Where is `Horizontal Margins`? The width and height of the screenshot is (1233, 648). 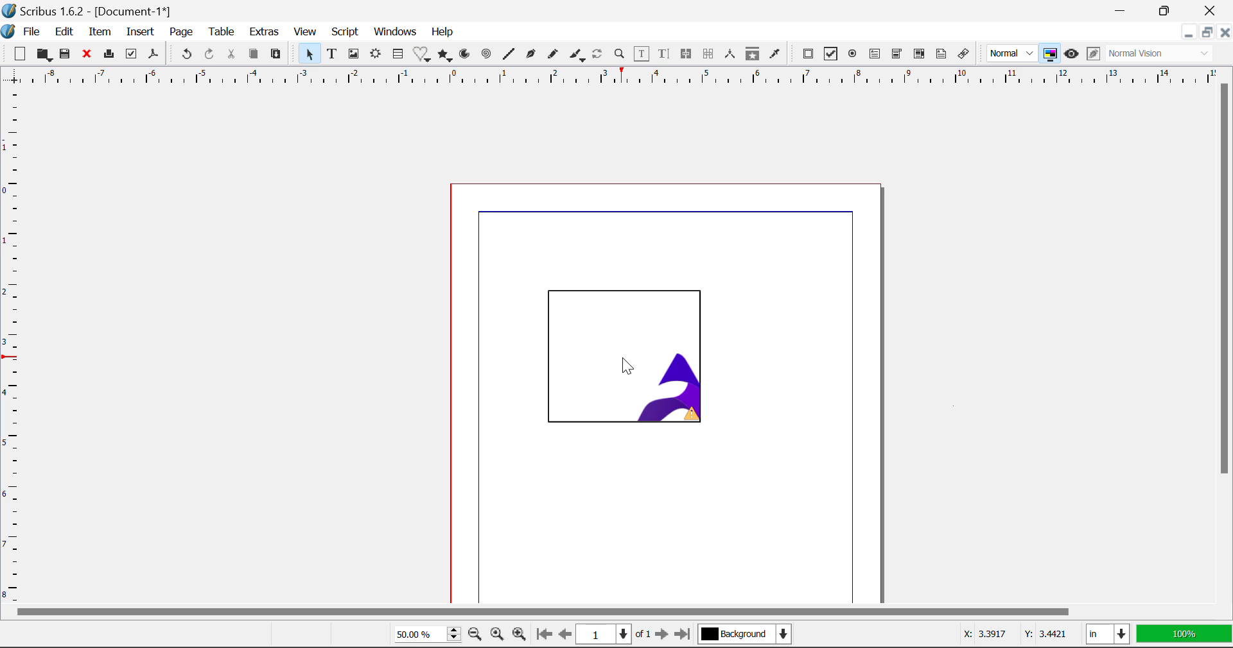
Horizontal Margins is located at coordinates (12, 348).